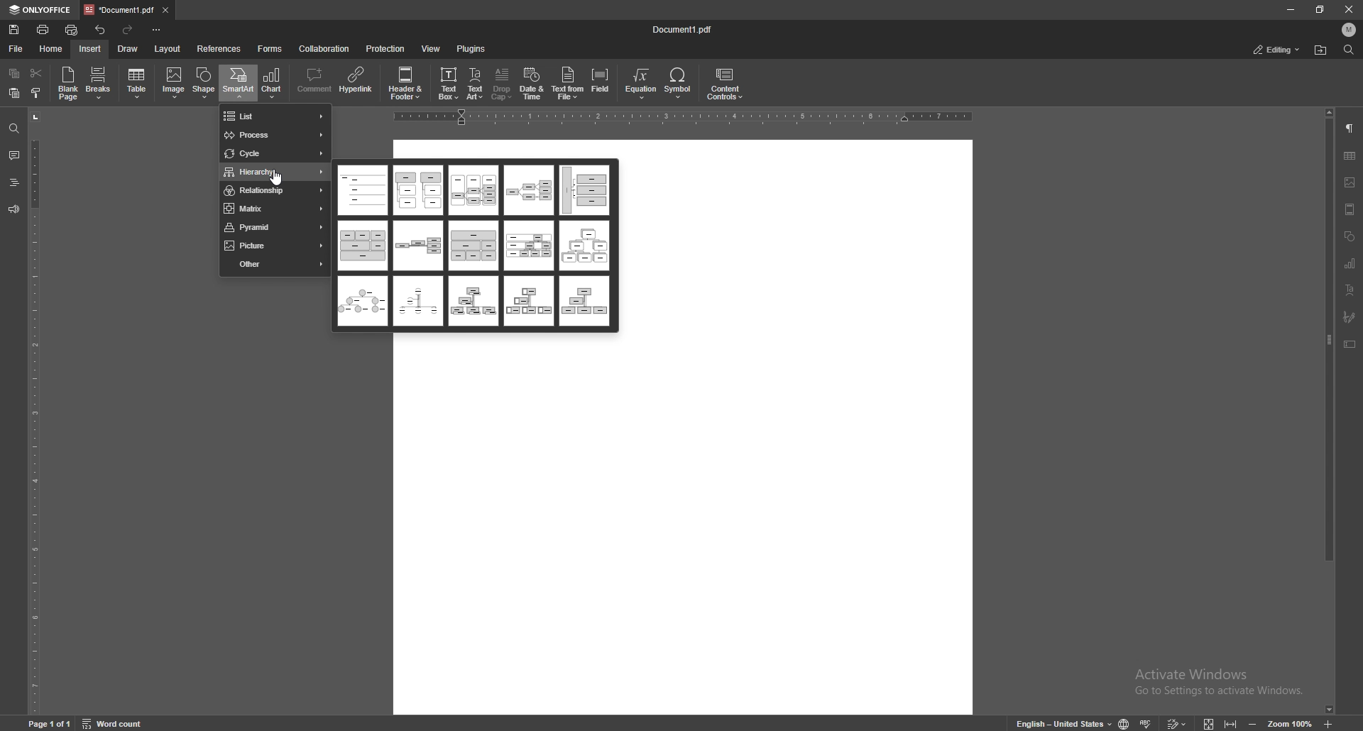 The width and height of the screenshot is (1363, 731). I want to click on file name, so click(684, 29).